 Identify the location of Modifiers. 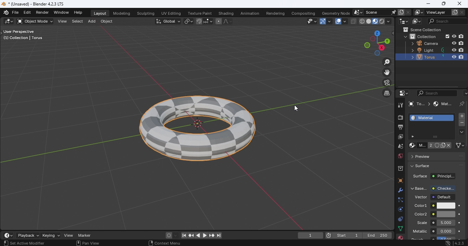
(401, 190).